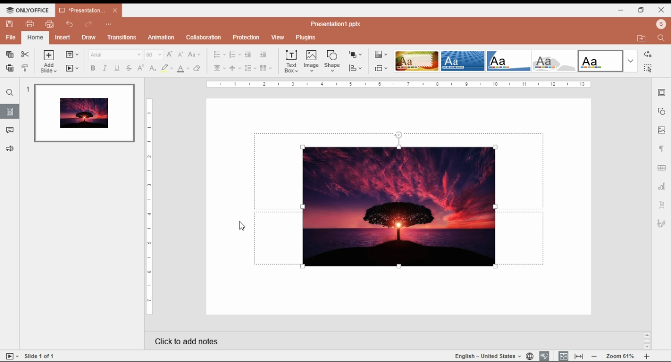  What do you see at coordinates (90, 24) in the screenshot?
I see `redo` at bounding box center [90, 24].